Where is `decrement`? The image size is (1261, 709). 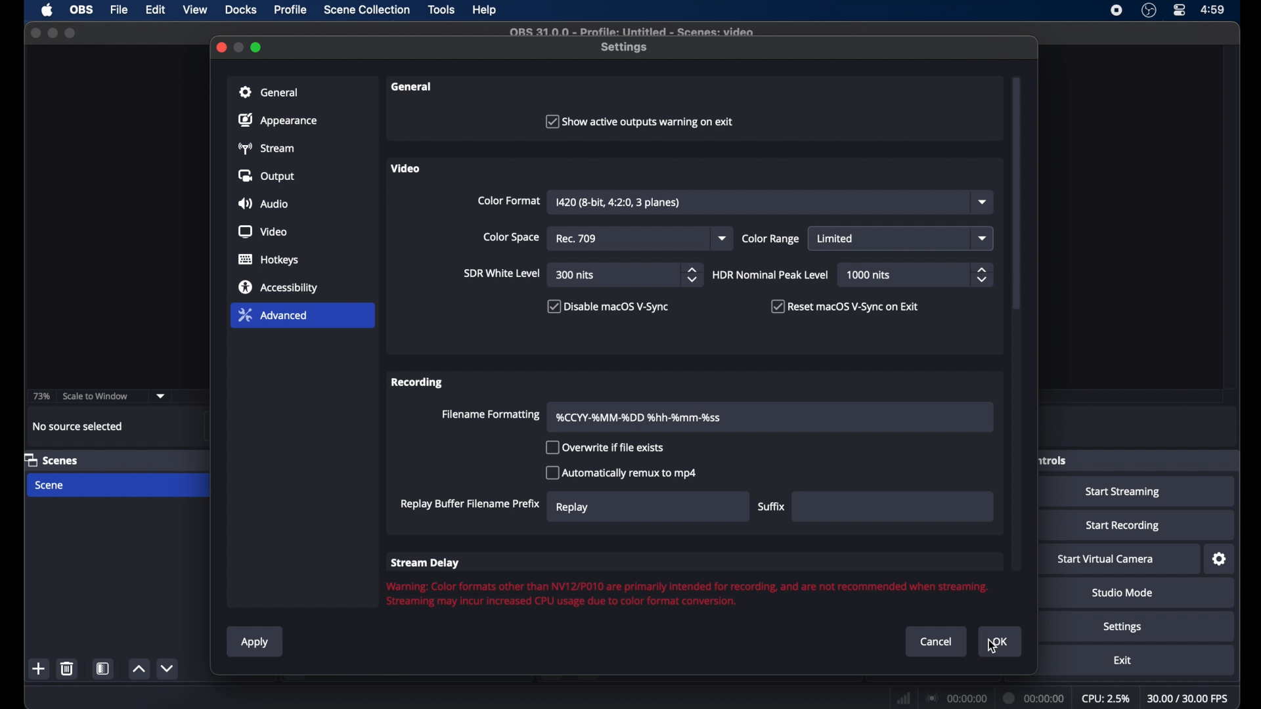 decrement is located at coordinates (168, 668).